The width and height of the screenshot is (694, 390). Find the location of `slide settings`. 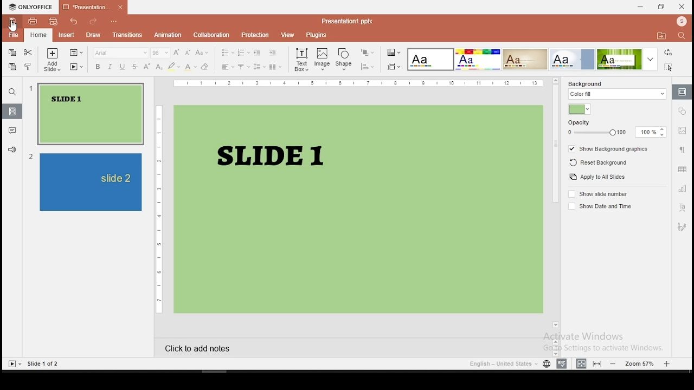

slide settings is located at coordinates (683, 92).